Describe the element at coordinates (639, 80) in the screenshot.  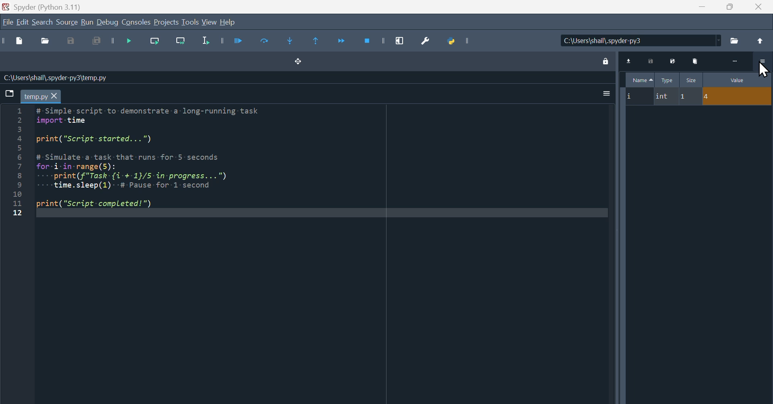
I see `Name` at that location.